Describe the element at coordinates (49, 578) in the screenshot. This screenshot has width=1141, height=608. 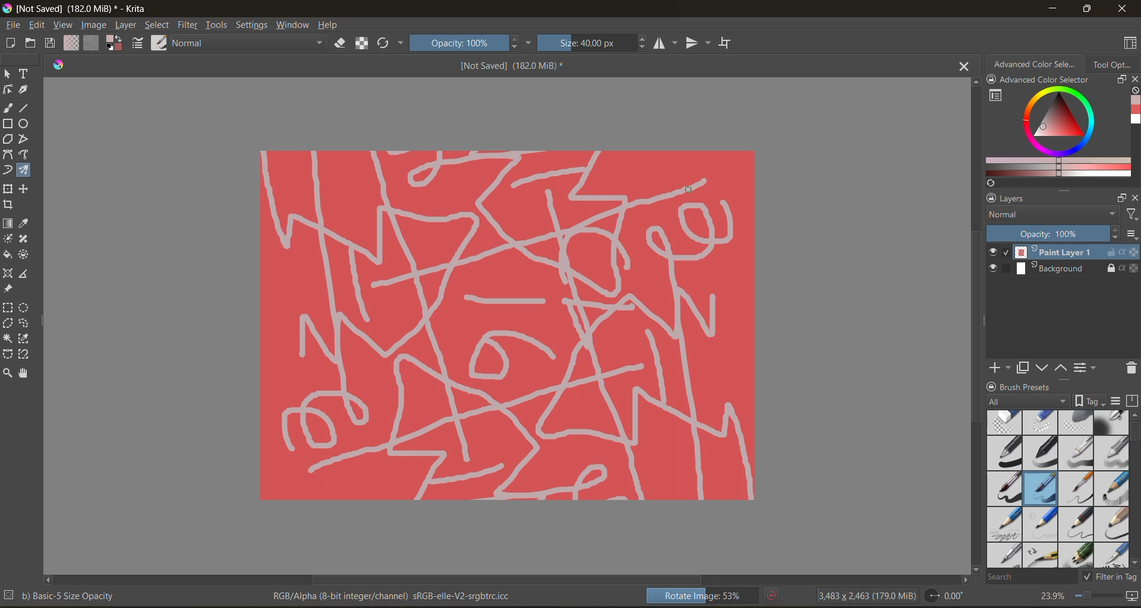
I see `Scroll left` at that location.